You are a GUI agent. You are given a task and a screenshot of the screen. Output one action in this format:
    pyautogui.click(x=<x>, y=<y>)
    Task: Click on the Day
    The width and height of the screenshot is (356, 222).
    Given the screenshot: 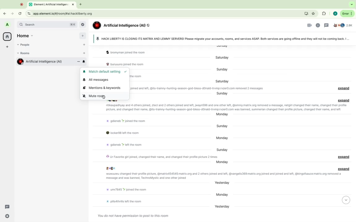 What is the action you would take?
    pyautogui.click(x=222, y=149)
    